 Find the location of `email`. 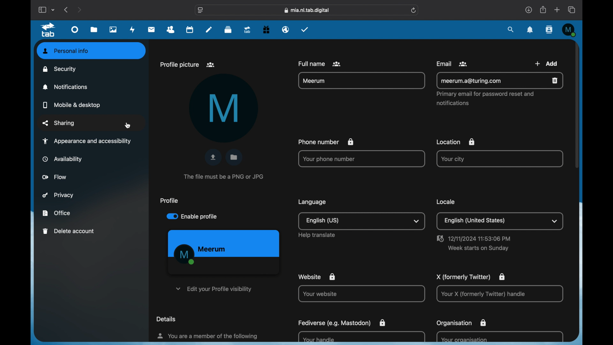

email is located at coordinates (498, 65).